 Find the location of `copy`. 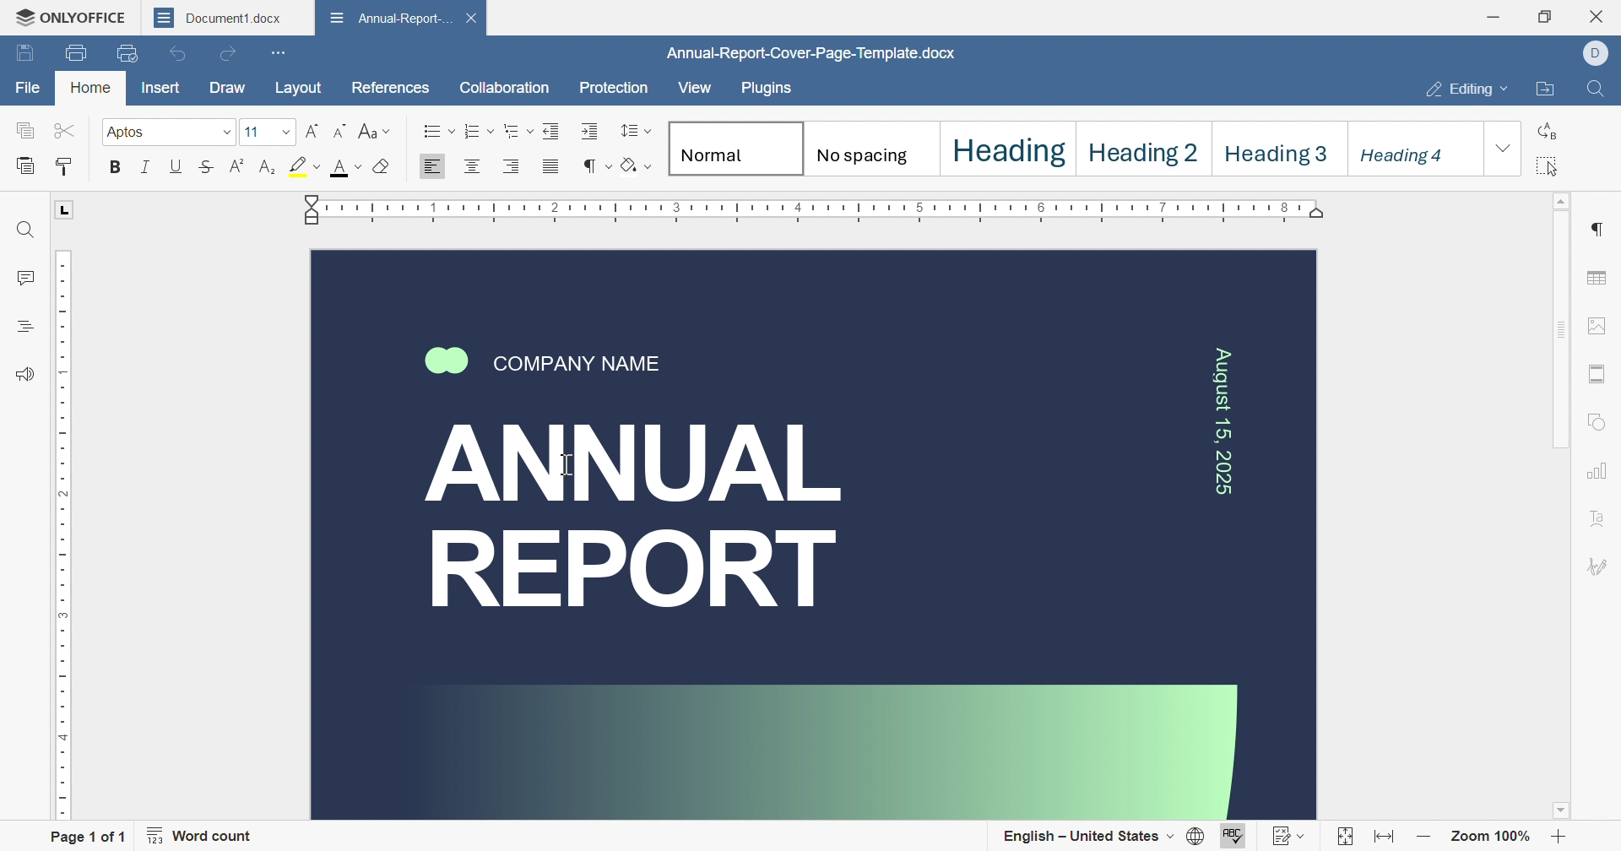

copy is located at coordinates (28, 133).